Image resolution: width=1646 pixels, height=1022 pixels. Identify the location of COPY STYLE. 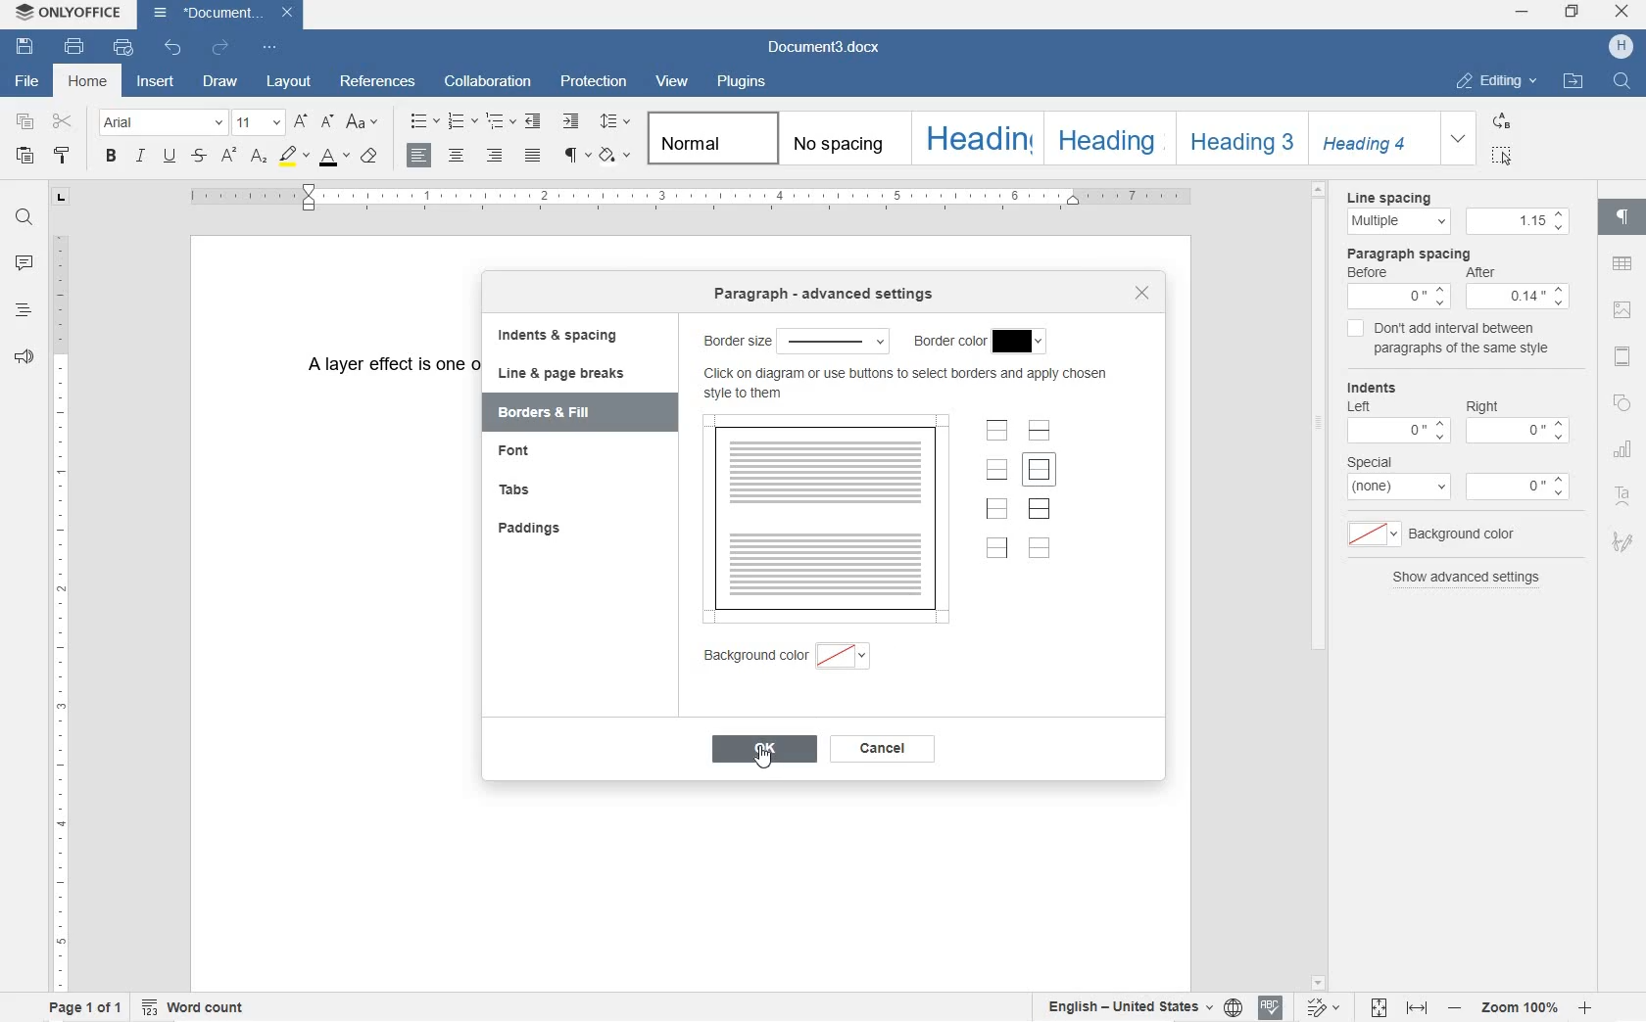
(63, 157).